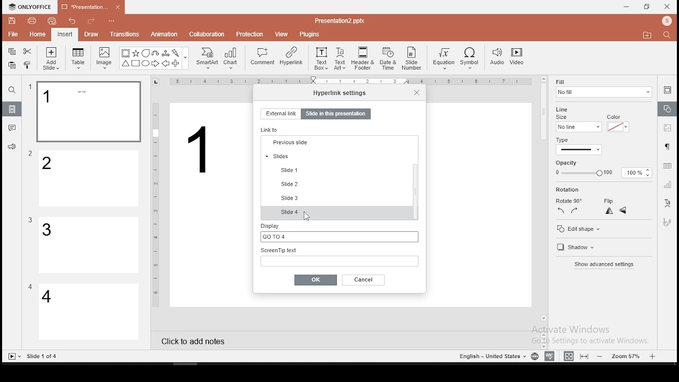  Describe the element at coordinates (320, 57) in the screenshot. I see `text box` at that location.